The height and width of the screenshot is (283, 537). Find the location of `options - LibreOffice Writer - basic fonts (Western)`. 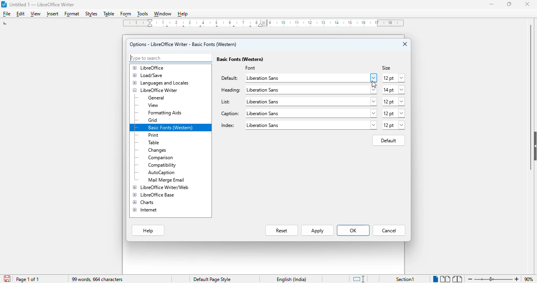

options - LibreOffice Writer - basic fonts (Western) is located at coordinates (184, 44).